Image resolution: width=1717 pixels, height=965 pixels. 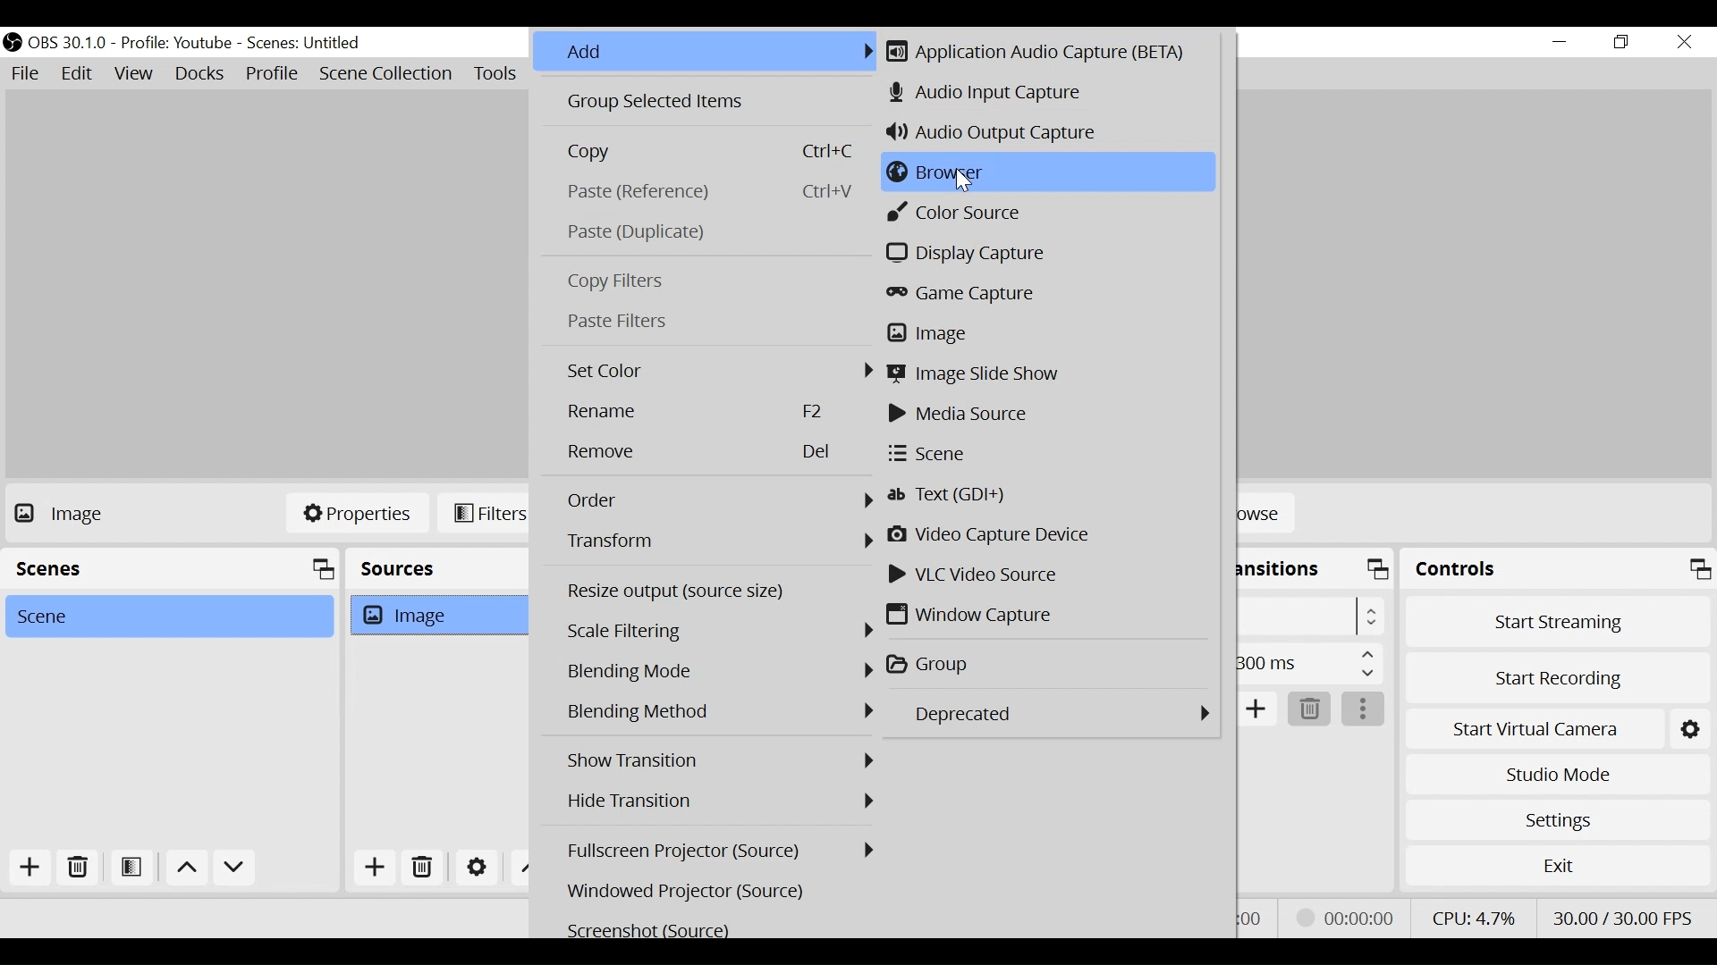 I want to click on Add, so click(x=1255, y=709).